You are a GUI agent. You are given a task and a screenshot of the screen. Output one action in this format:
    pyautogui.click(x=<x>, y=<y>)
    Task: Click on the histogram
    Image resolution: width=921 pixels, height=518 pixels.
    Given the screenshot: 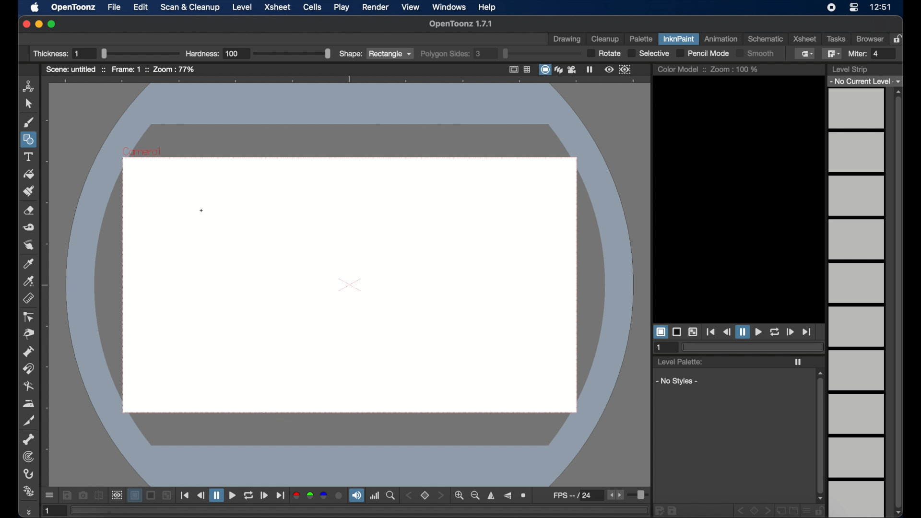 What is the action you would take?
    pyautogui.click(x=375, y=495)
    